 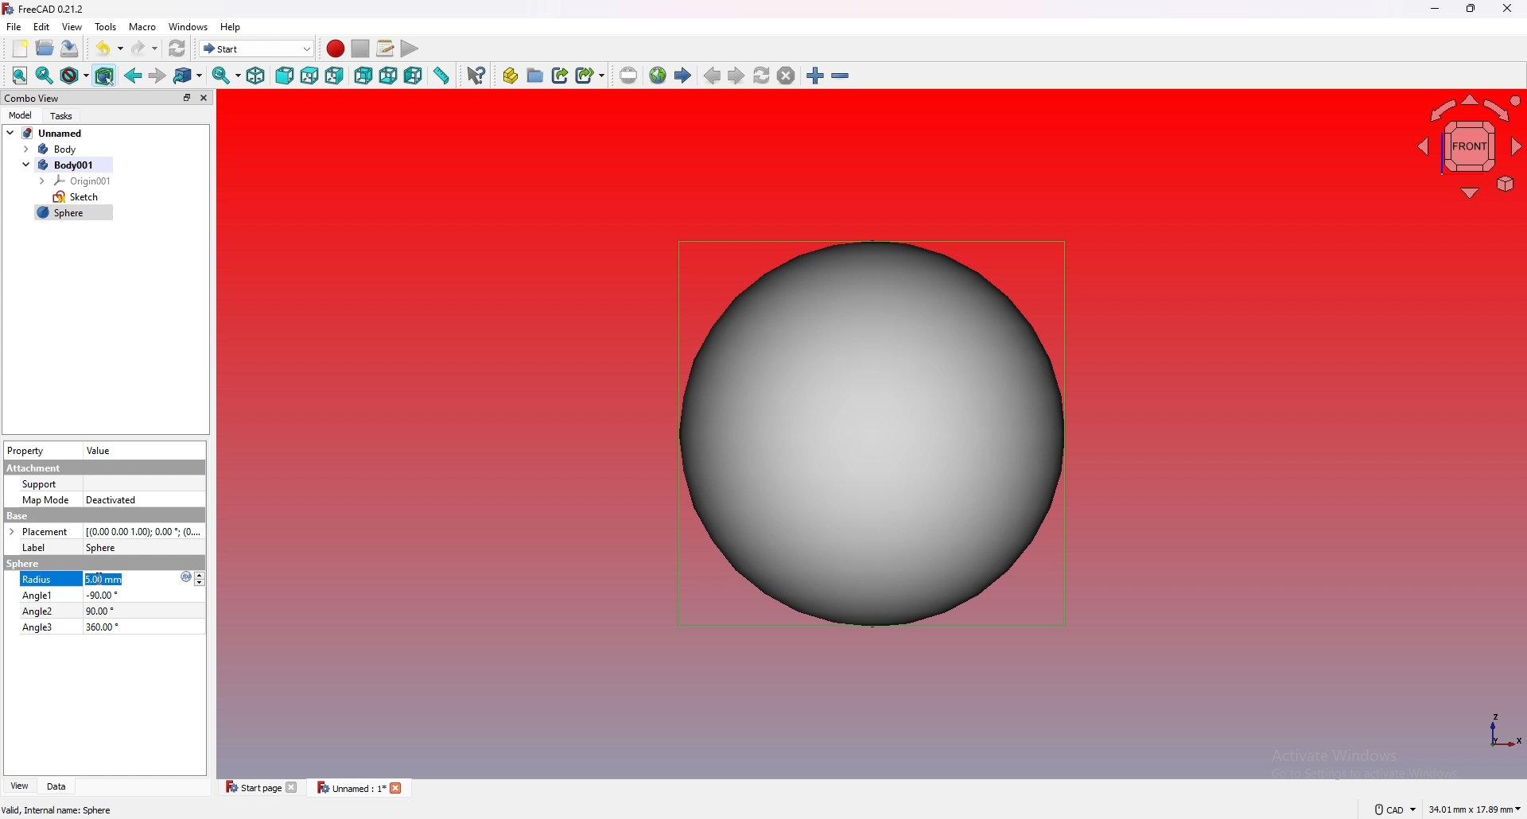 What do you see at coordinates (1471, 10) in the screenshot?
I see `resize` at bounding box center [1471, 10].